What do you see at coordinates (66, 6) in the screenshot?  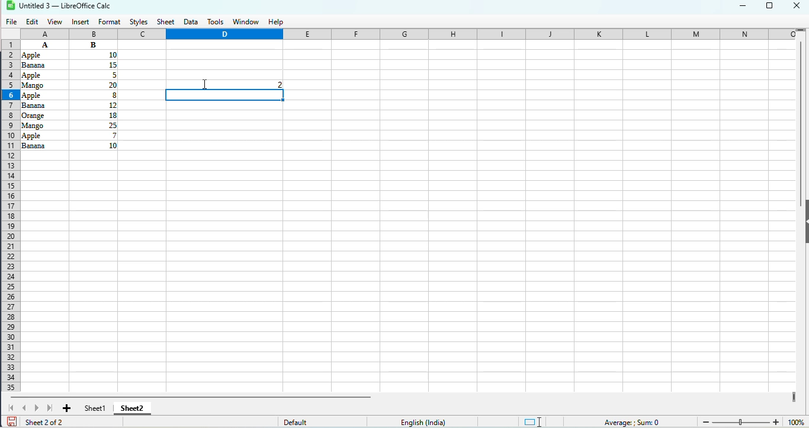 I see `title` at bounding box center [66, 6].